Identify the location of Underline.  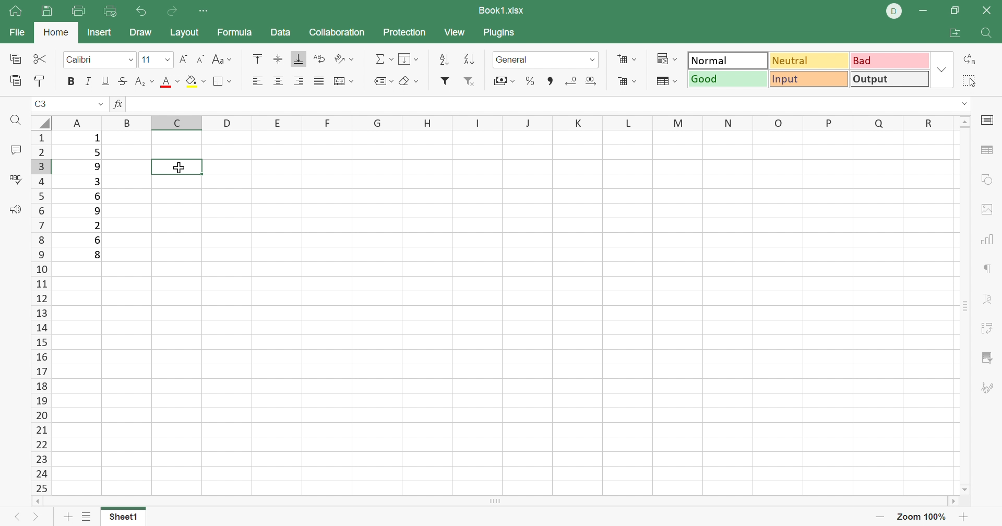
(107, 80).